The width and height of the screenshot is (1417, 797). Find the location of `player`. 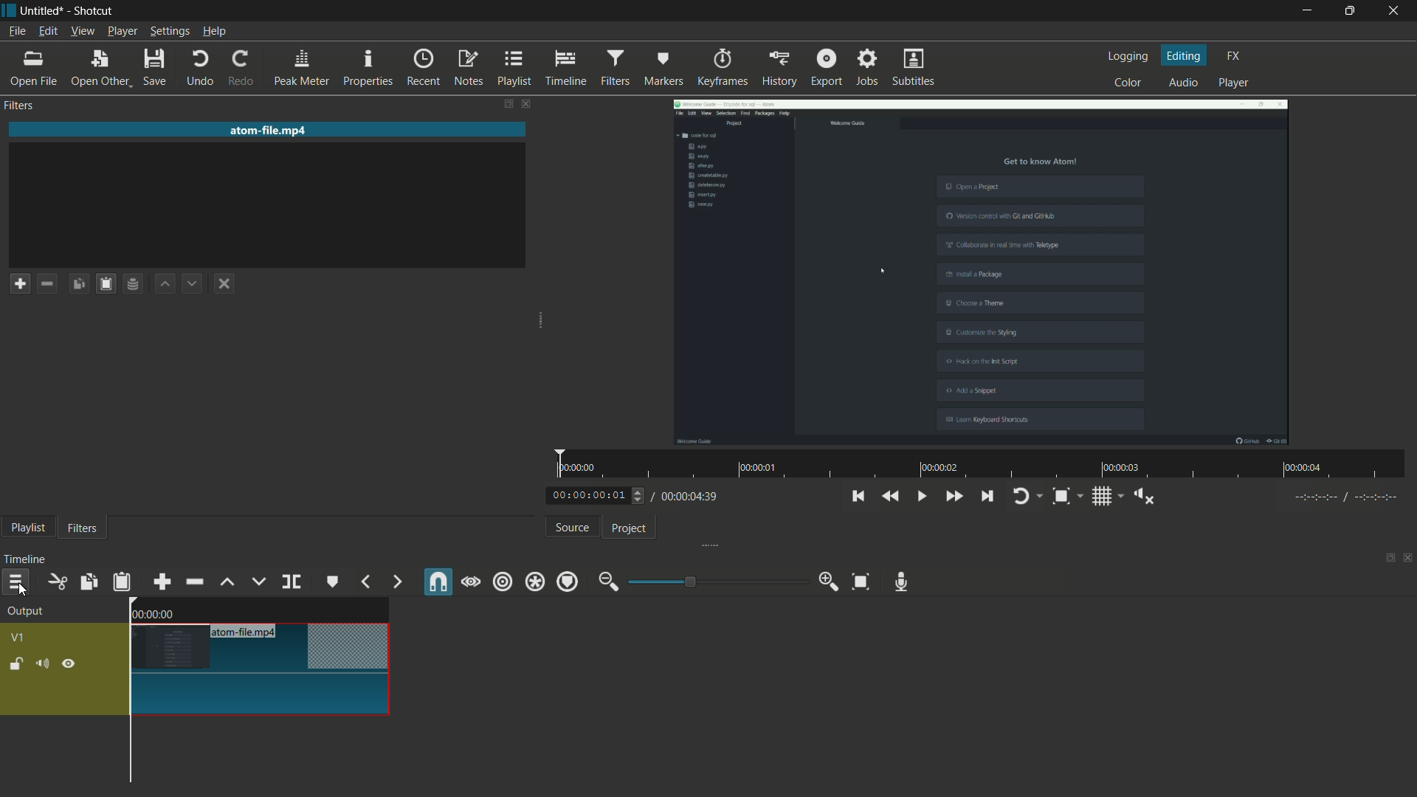

player is located at coordinates (1233, 83).